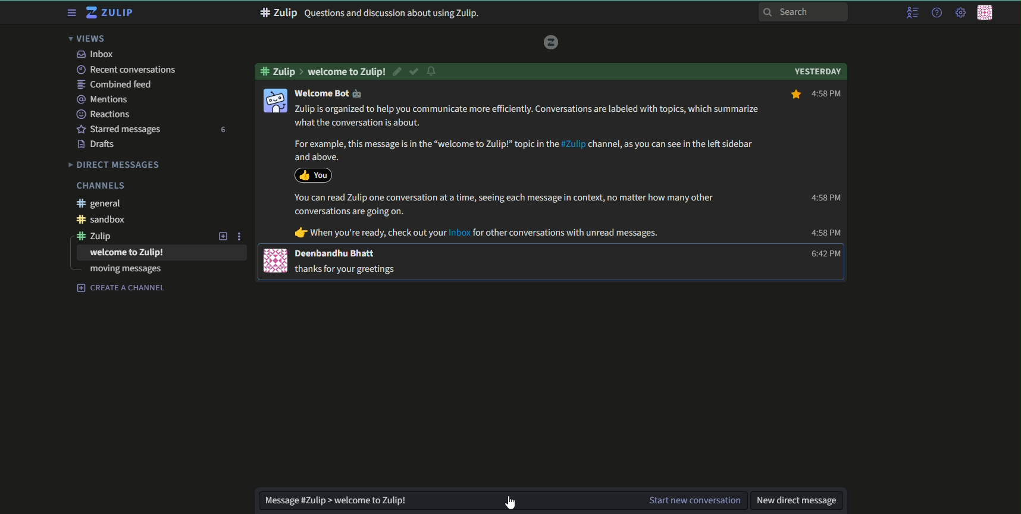 The width and height of the screenshot is (1021, 514). I want to click on starred messages, so click(118, 128).